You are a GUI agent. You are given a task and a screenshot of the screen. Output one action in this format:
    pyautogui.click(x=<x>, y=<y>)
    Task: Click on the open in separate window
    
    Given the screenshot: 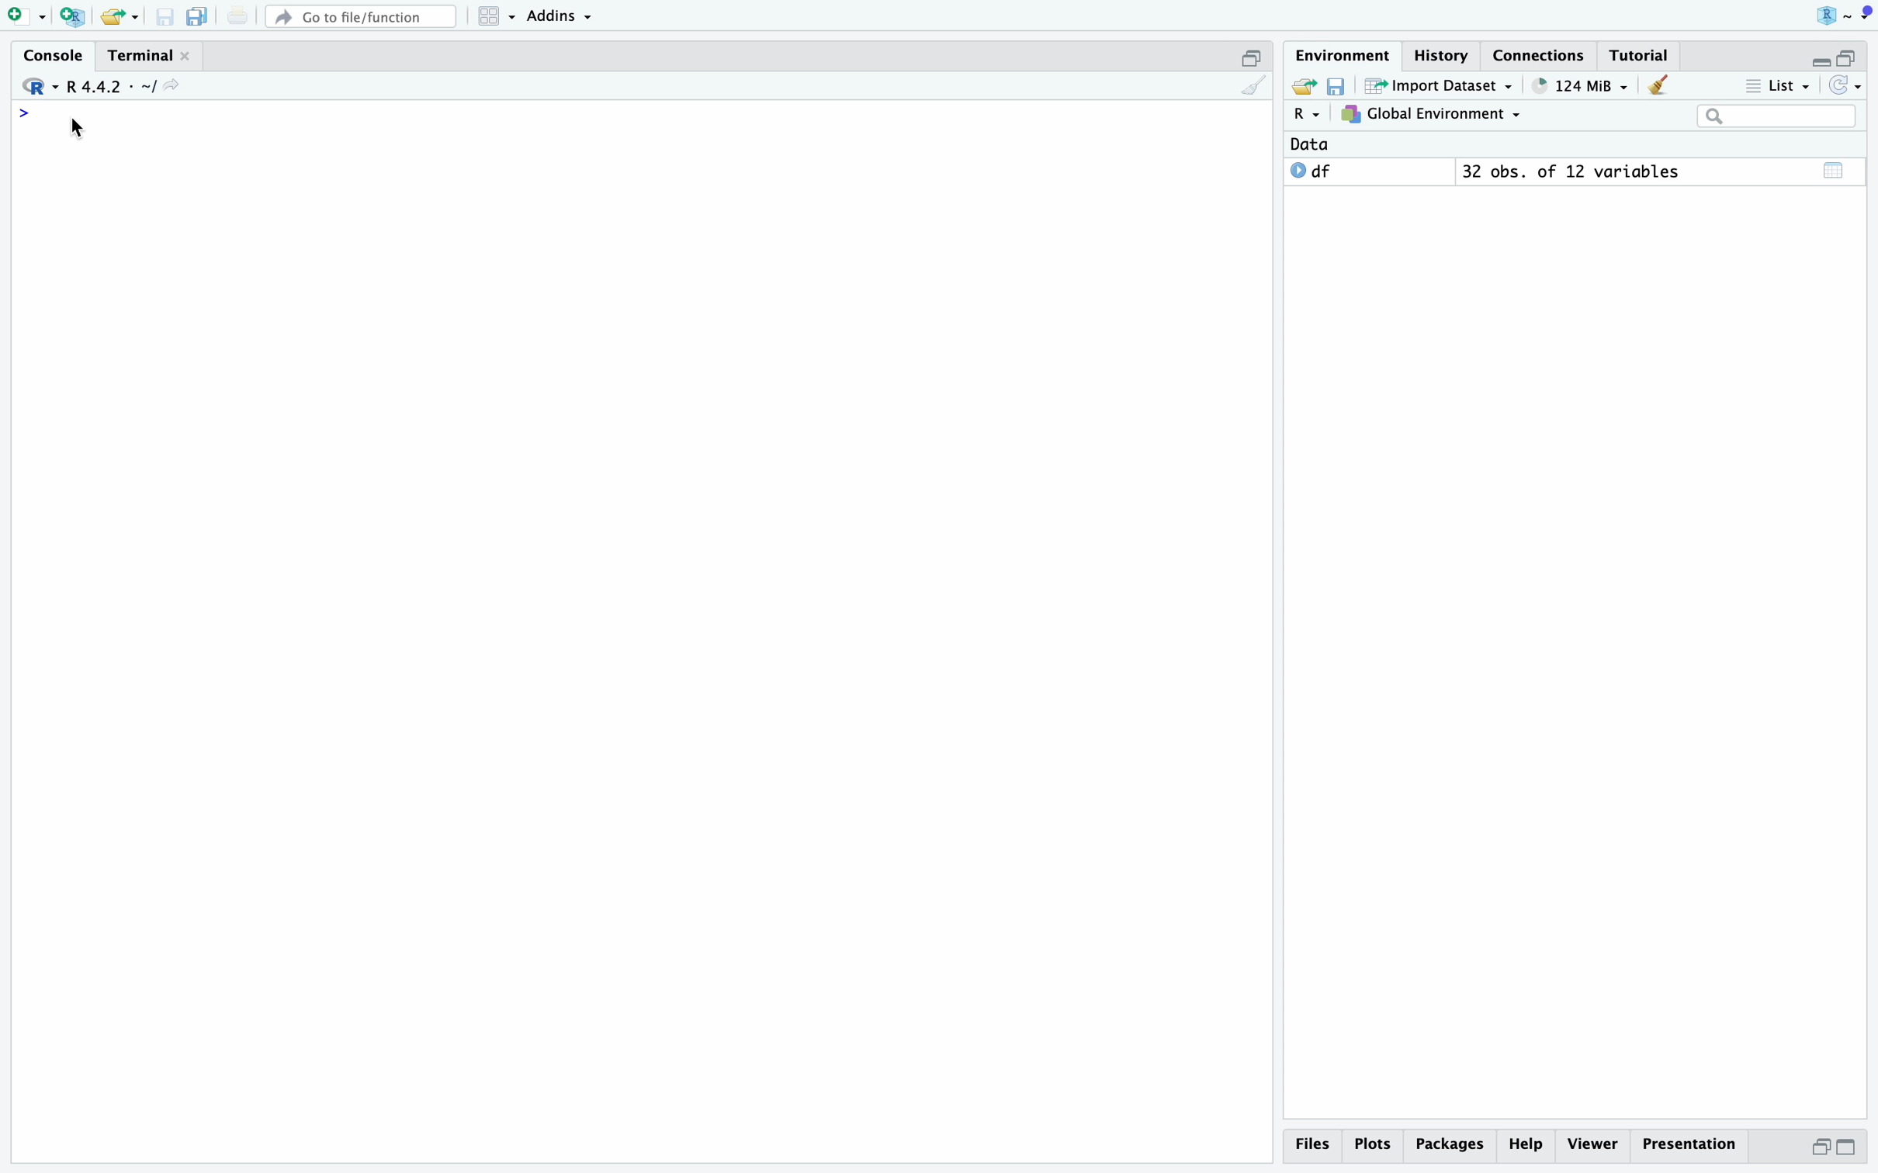 What is the action you would take?
    pyautogui.click(x=1845, y=57)
    